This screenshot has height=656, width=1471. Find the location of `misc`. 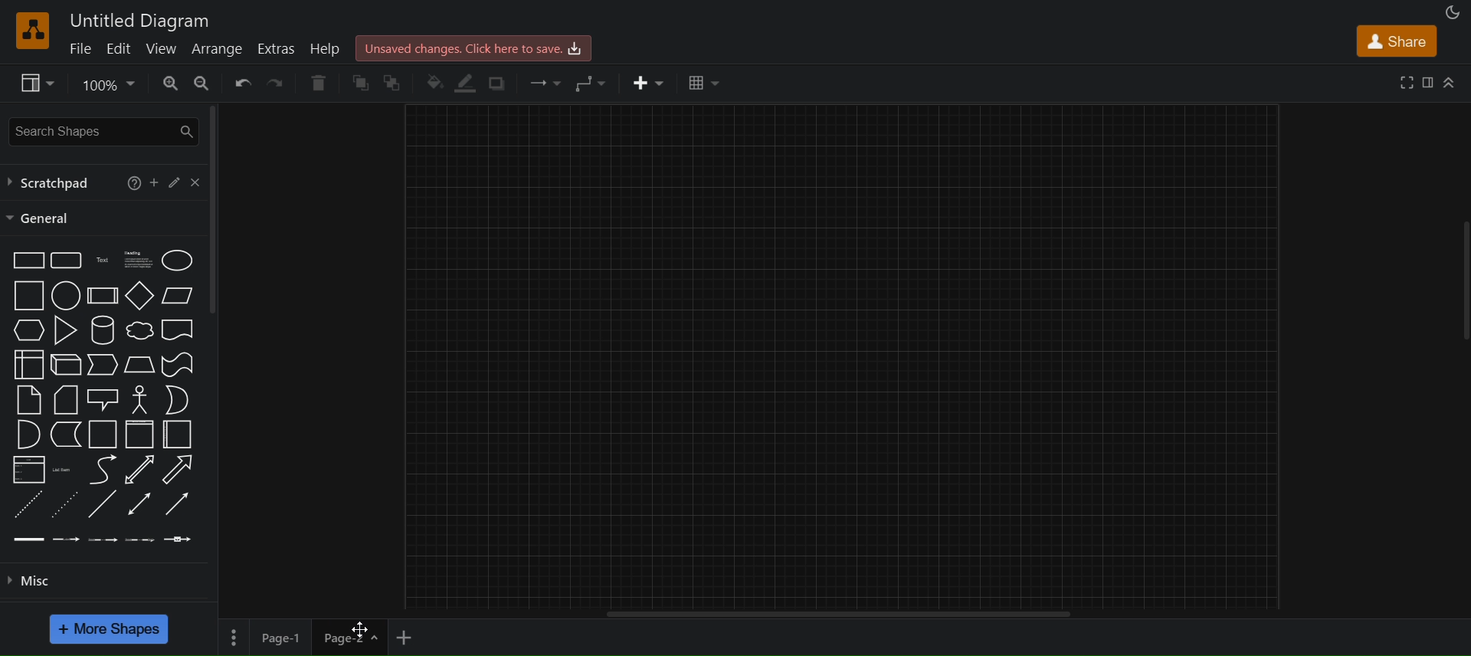

misc is located at coordinates (102, 583).